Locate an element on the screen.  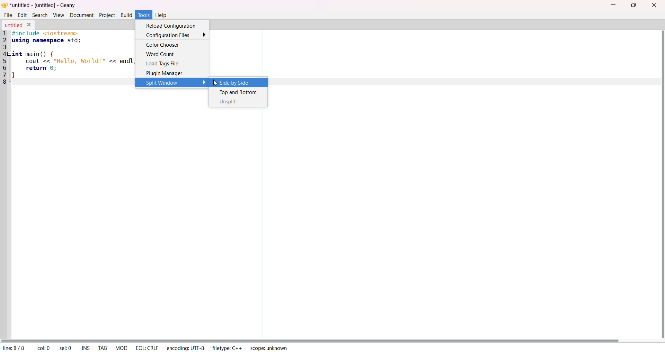
scope: unknown is located at coordinates (268, 348).